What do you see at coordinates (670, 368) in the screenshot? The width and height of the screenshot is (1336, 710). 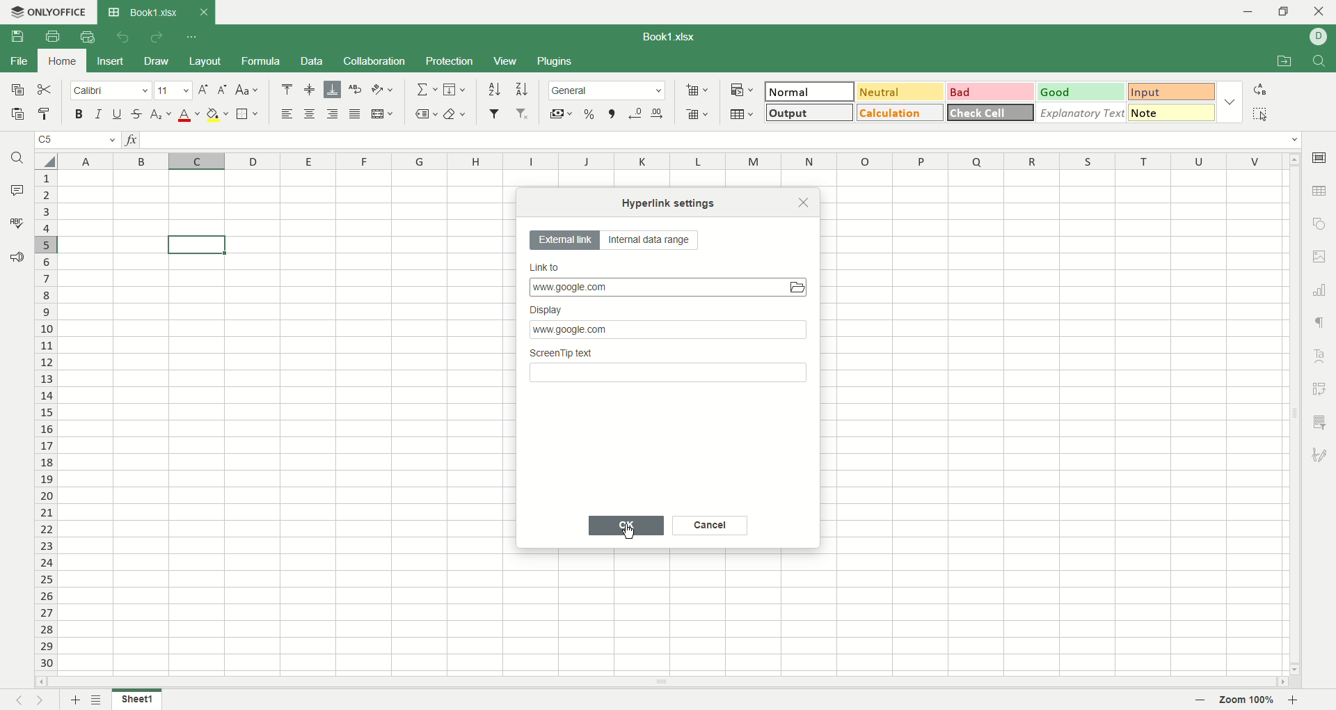 I see `screen tip text` at bounding box center [670, 368].